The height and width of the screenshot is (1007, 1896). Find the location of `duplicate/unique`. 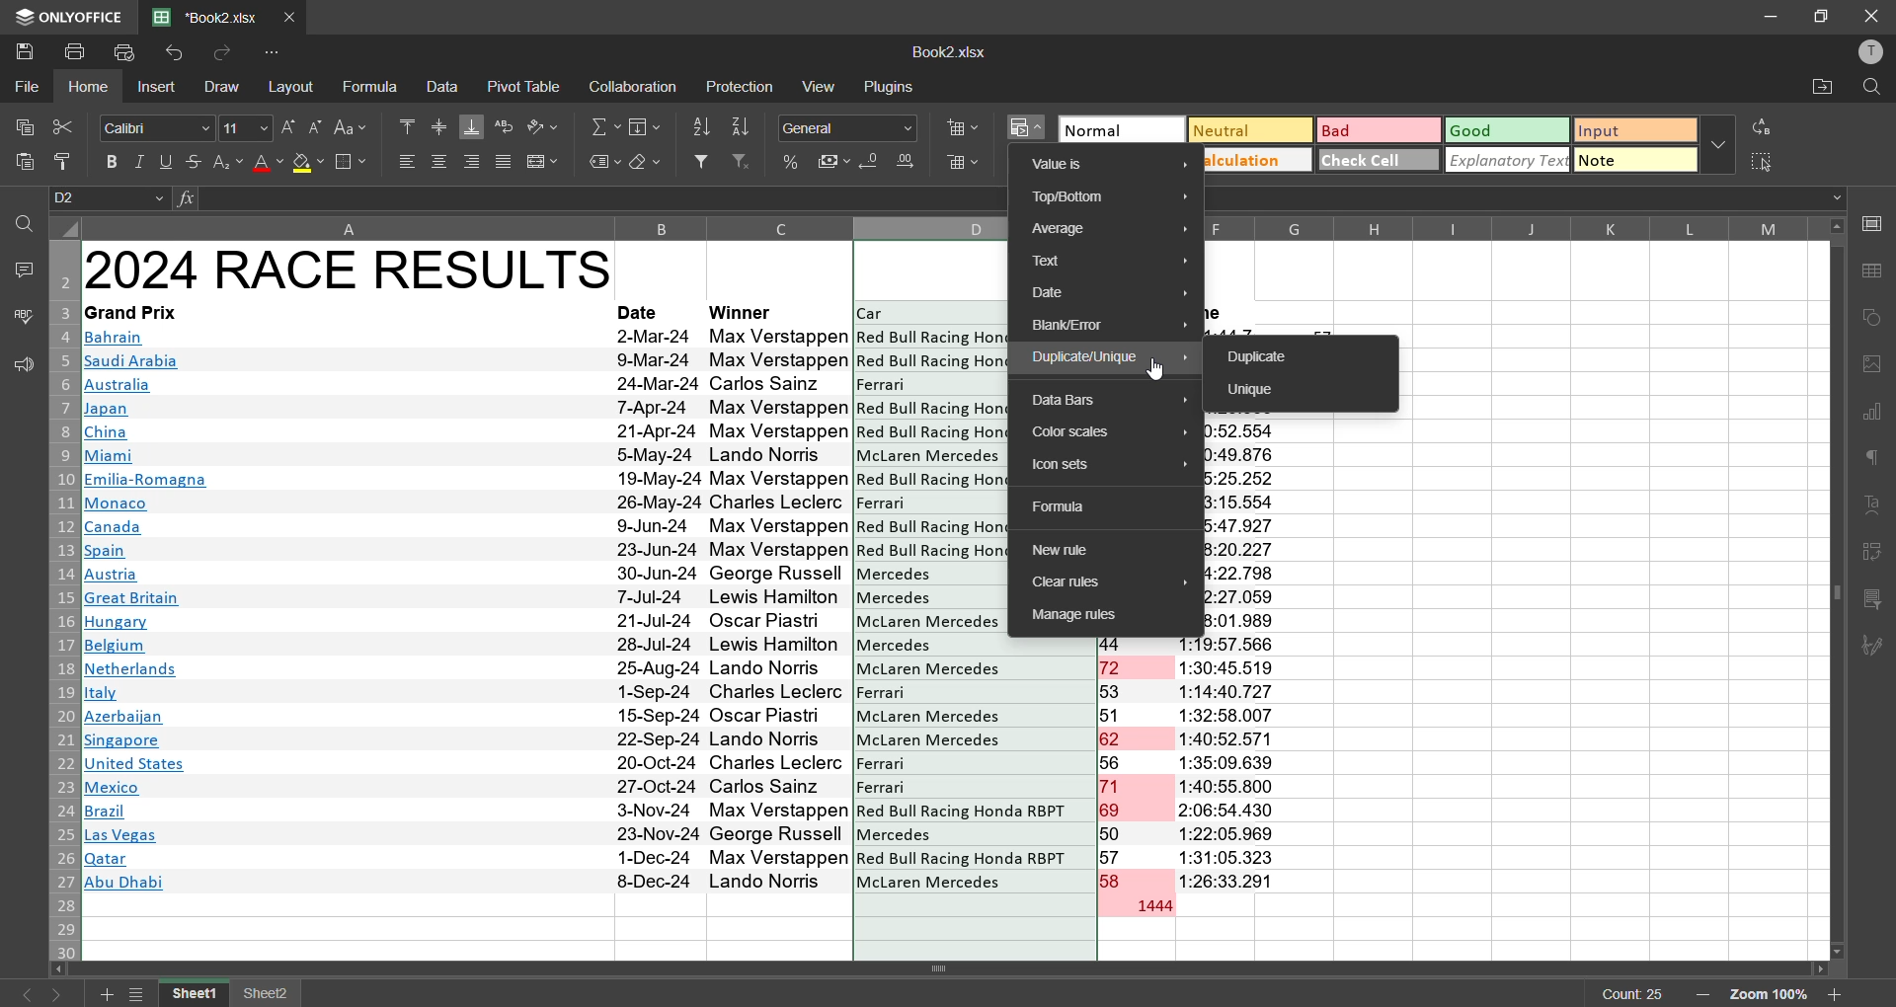

duplicate/unique is located at coordinates (1110, 358).